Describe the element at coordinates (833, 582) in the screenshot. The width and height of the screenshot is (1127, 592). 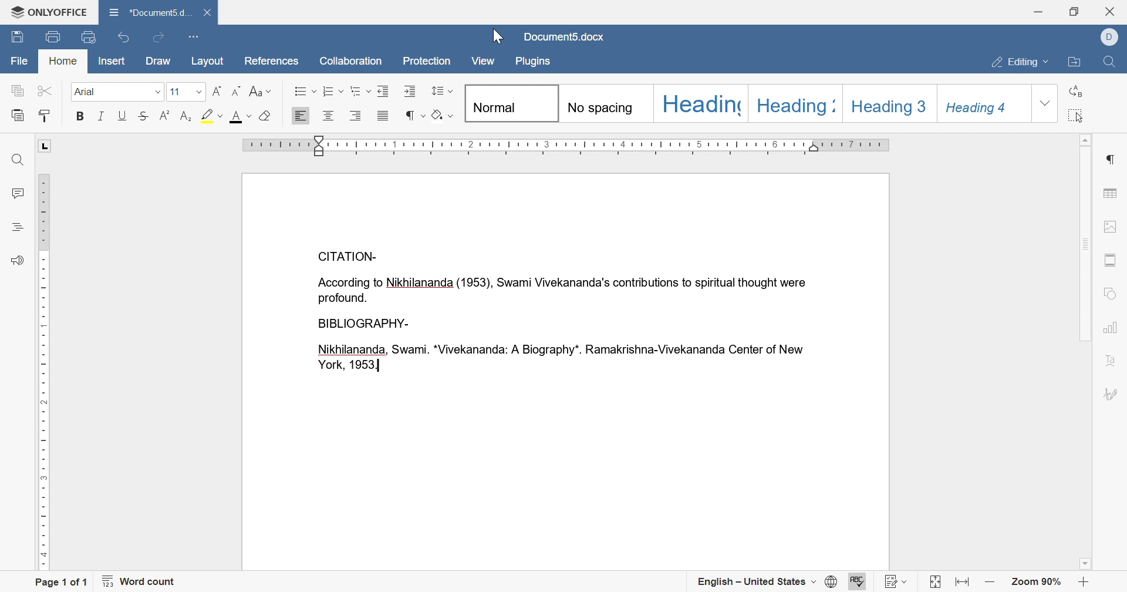
I see `set document language` at that location.